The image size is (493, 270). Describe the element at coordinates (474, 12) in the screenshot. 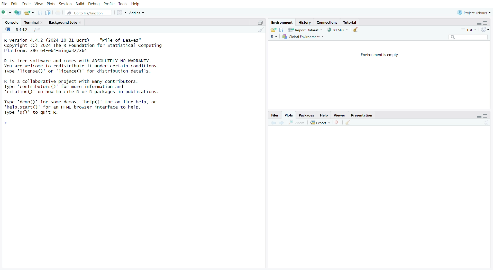

I see `Progress (None)` at that location.